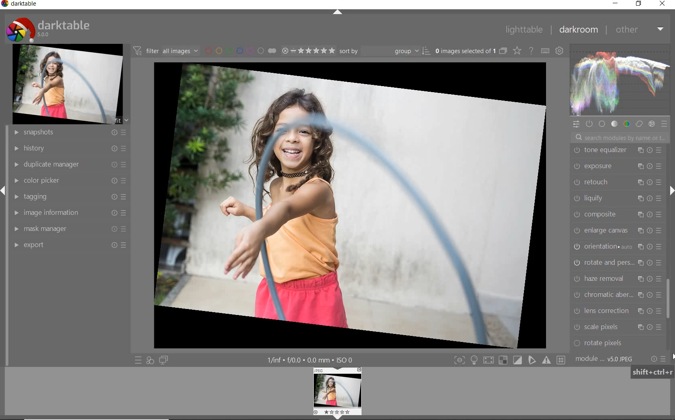 The height and width of the screenshot is (420, 675). I want to click on toggle mode, so click(509, 360).